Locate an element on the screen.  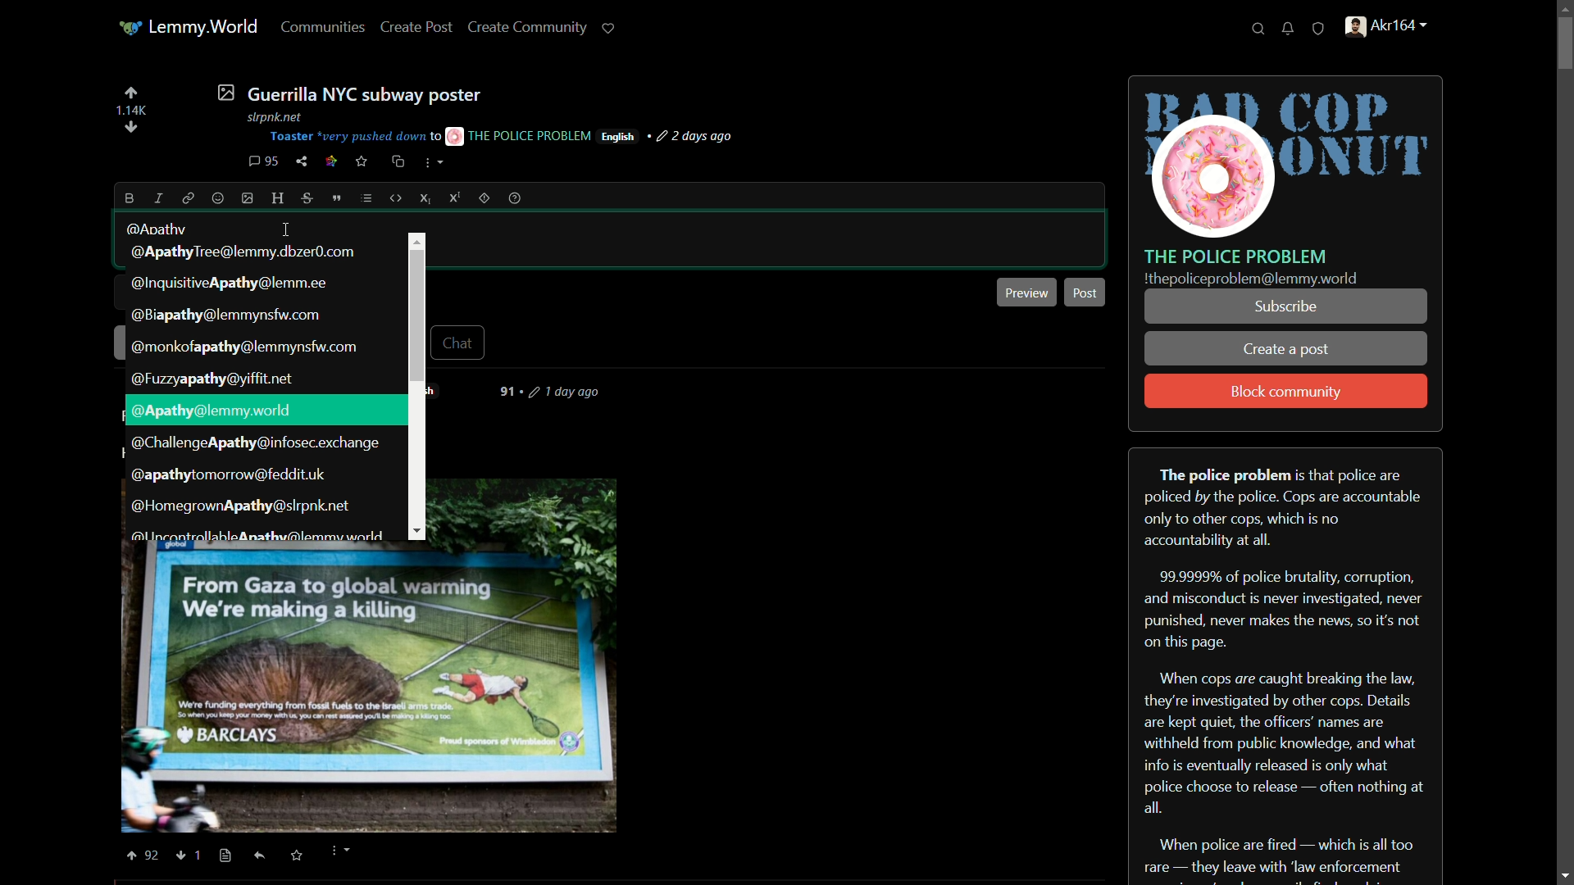
post-title is located at coordinates (348, 93).